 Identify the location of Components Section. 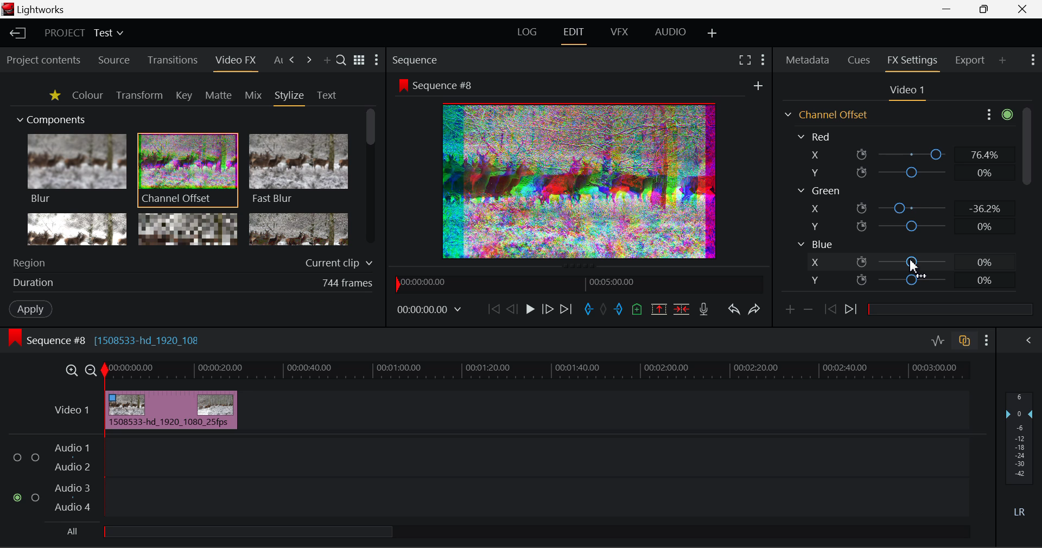
(50, 118).